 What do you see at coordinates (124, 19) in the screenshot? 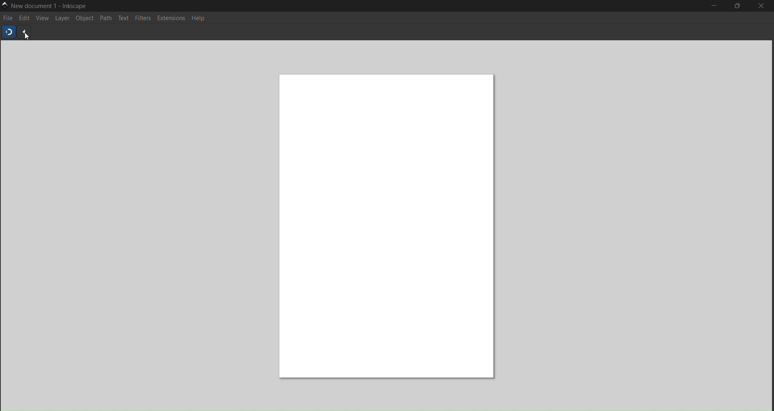
I see `Text` at bounding box center [124, 19].